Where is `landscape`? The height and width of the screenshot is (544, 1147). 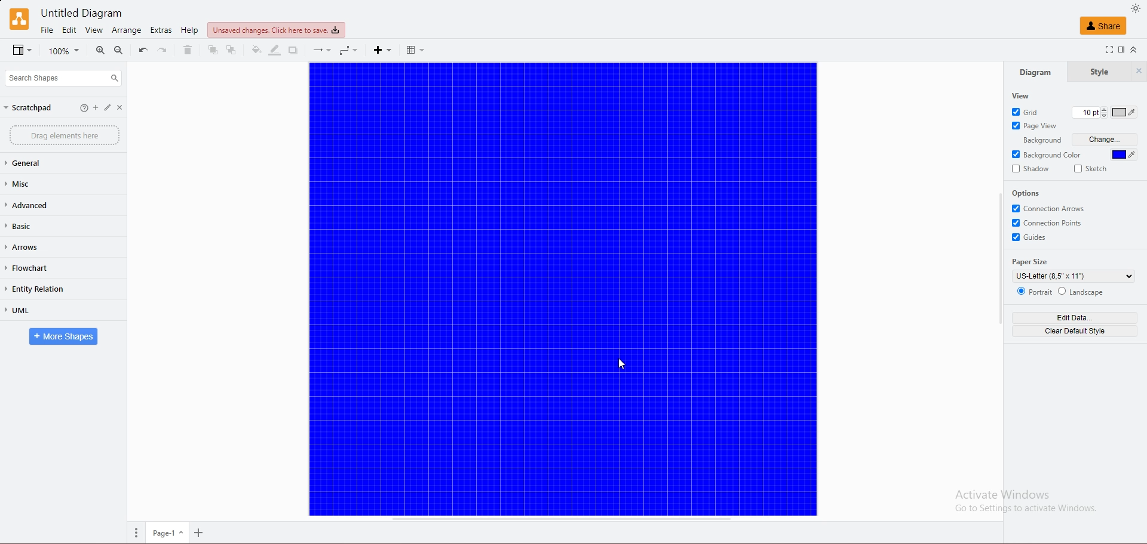 landscape is located at coordinates (1082, 291).